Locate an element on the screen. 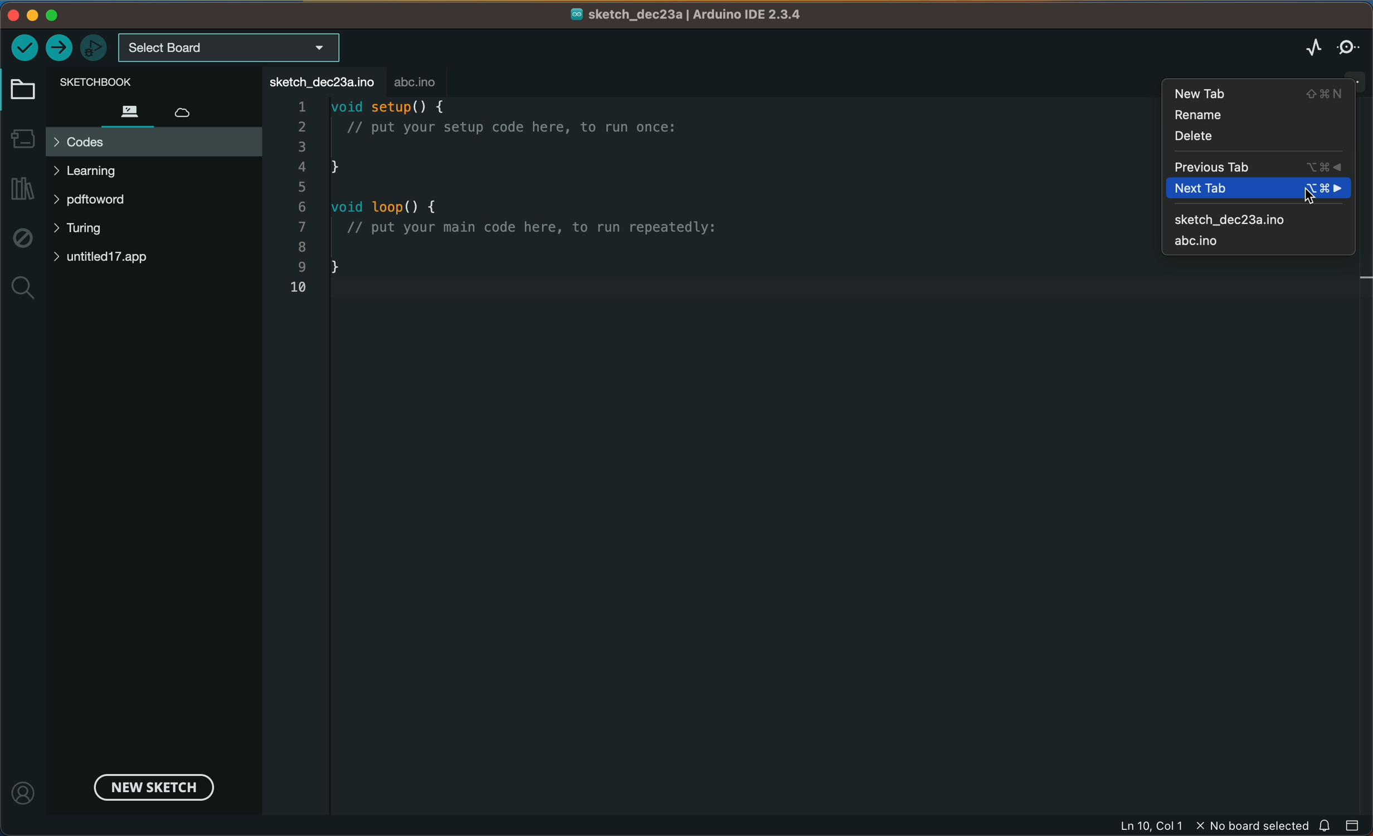 The width and height of the screenshot is (1373, 836). search is located at coordinates (23, 286).